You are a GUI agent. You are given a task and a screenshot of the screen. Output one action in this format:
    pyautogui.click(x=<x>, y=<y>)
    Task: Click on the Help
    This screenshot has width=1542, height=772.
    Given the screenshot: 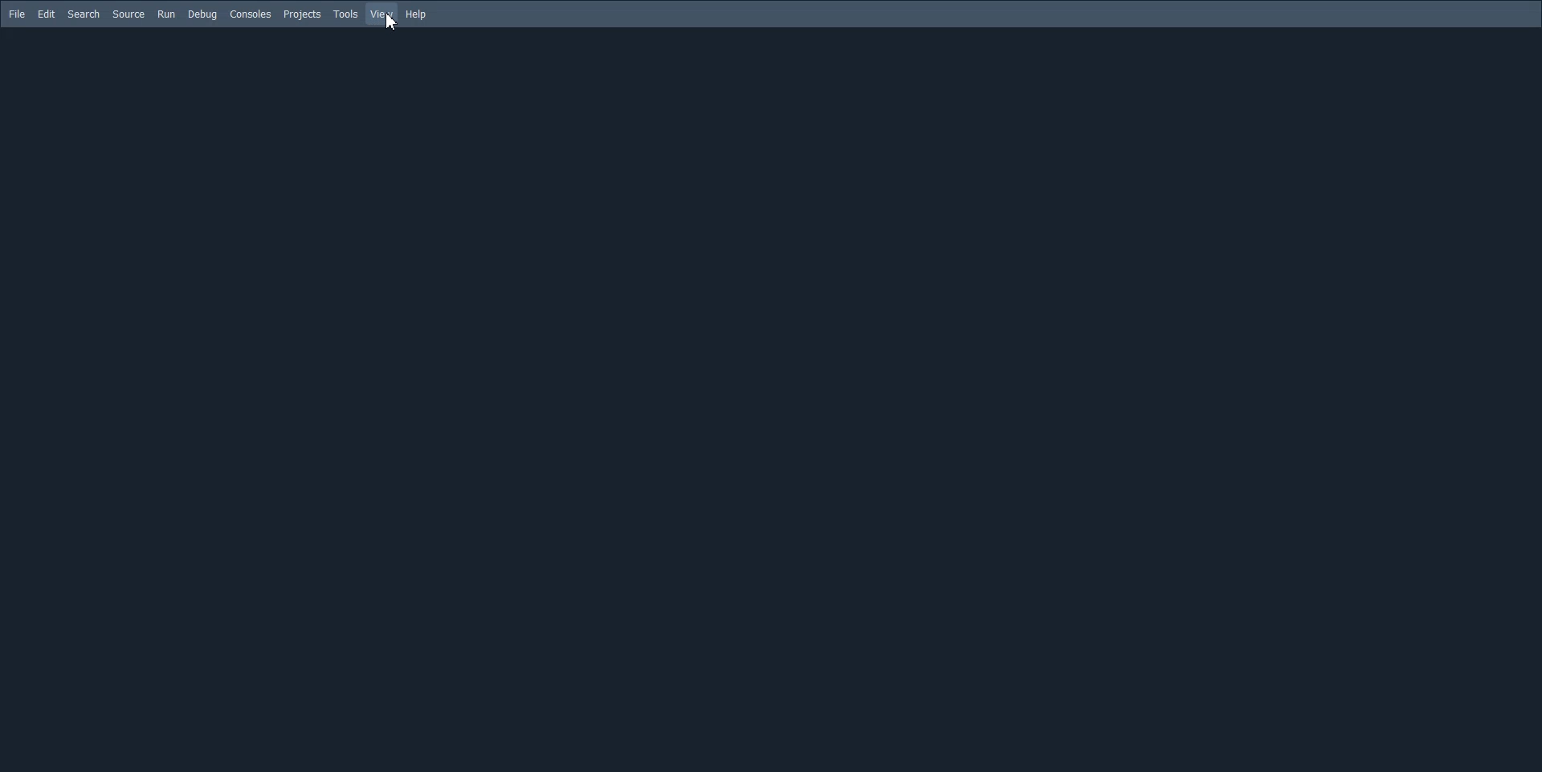 What is the action you would take?
    pyautogui.click(x=417, y=15)
    